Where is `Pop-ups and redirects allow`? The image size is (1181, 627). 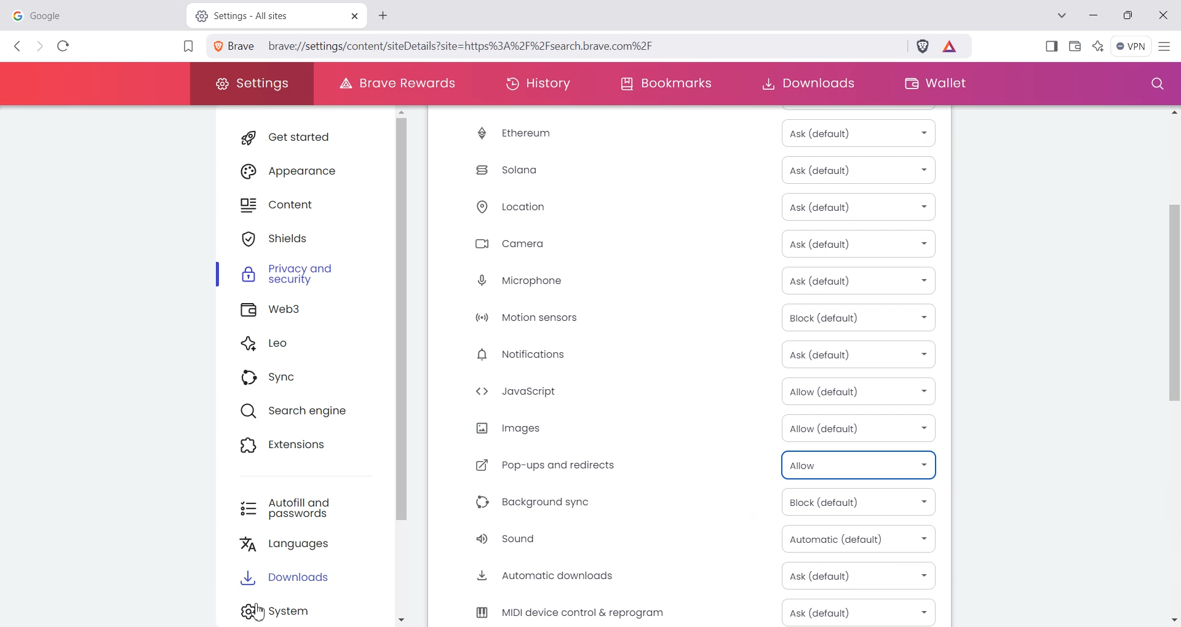 Pop-ups and redirects allow is located at coordinates (691, 465).